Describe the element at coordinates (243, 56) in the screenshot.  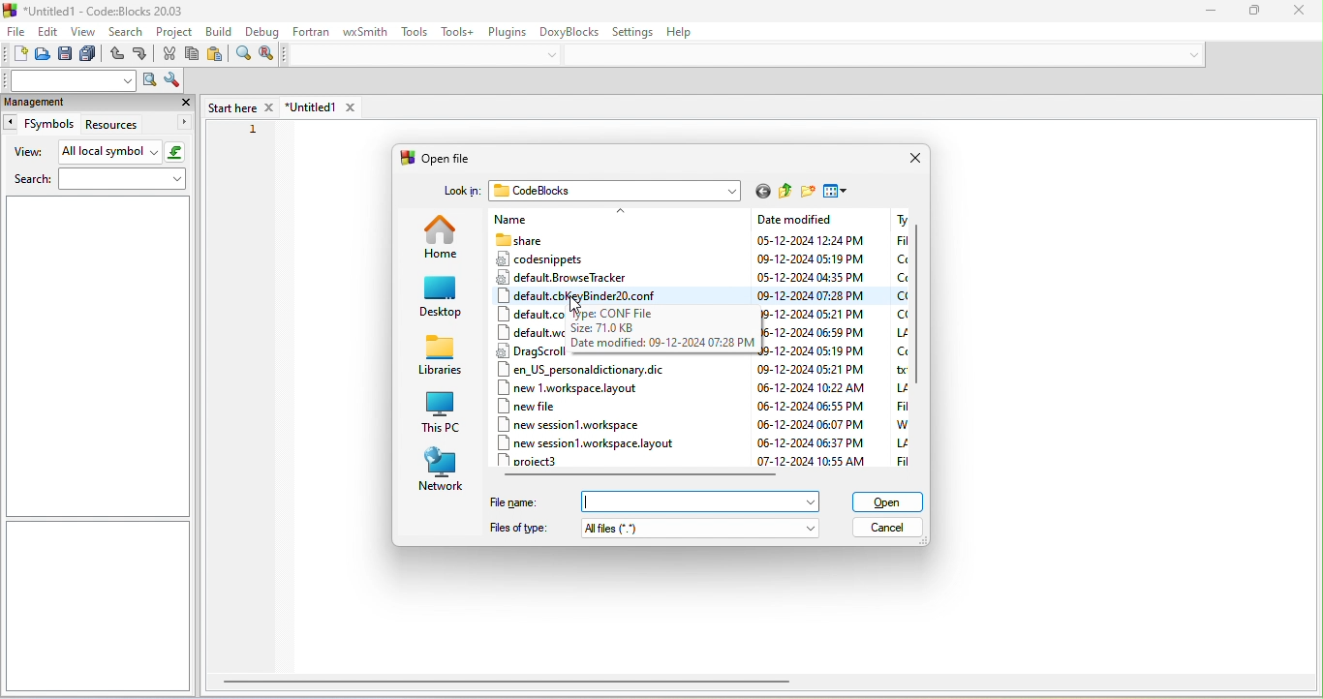
I see `find` at that location.